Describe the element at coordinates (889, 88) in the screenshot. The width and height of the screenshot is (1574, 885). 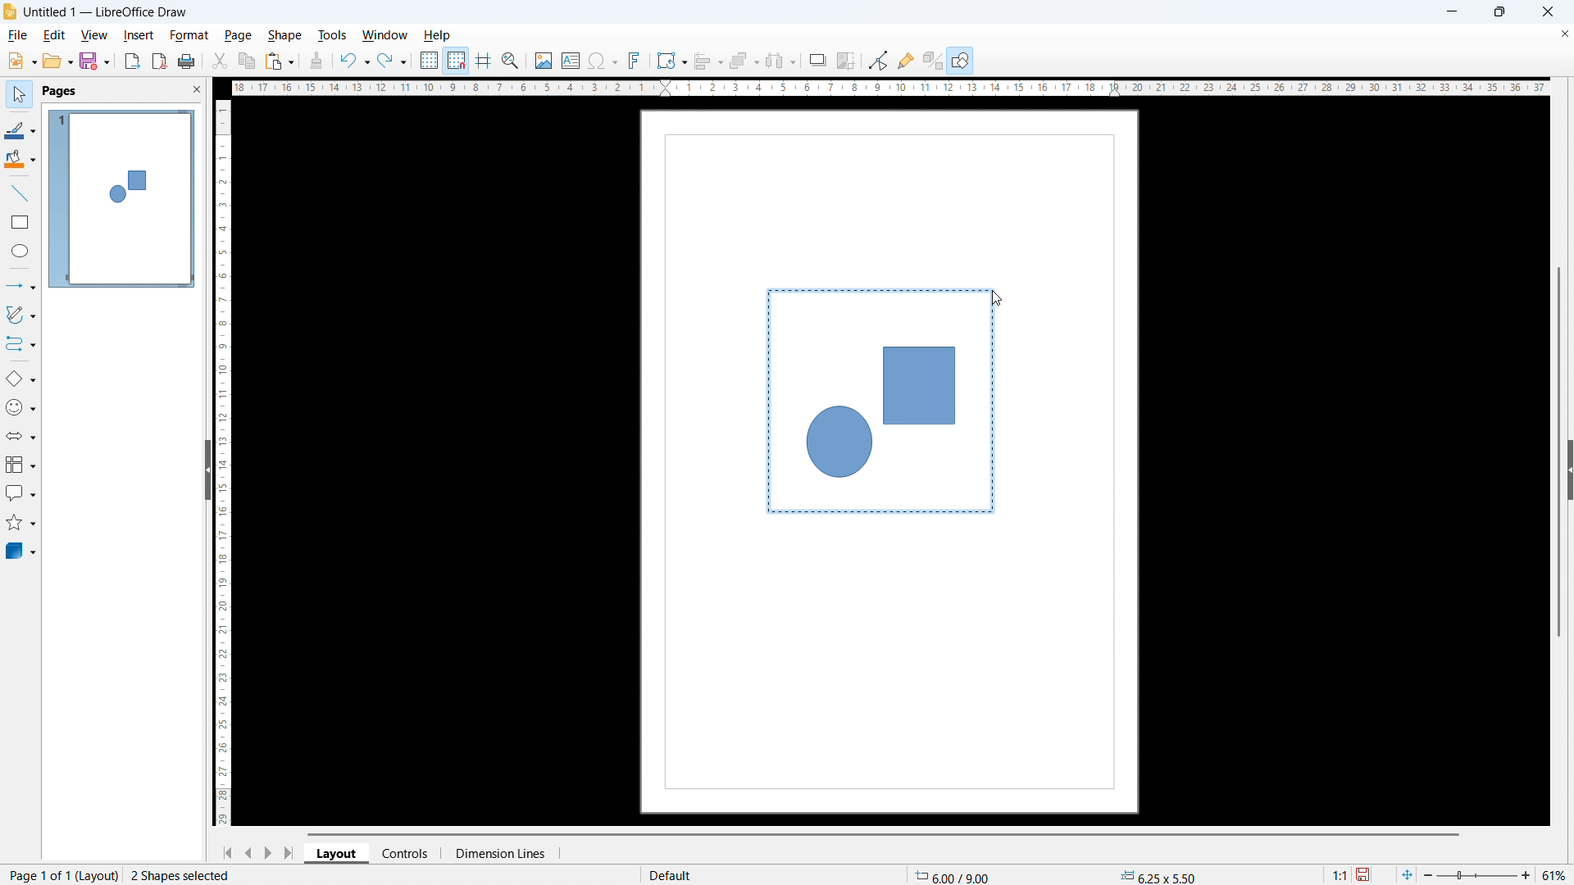
I see `horizontal ruler` at that location.